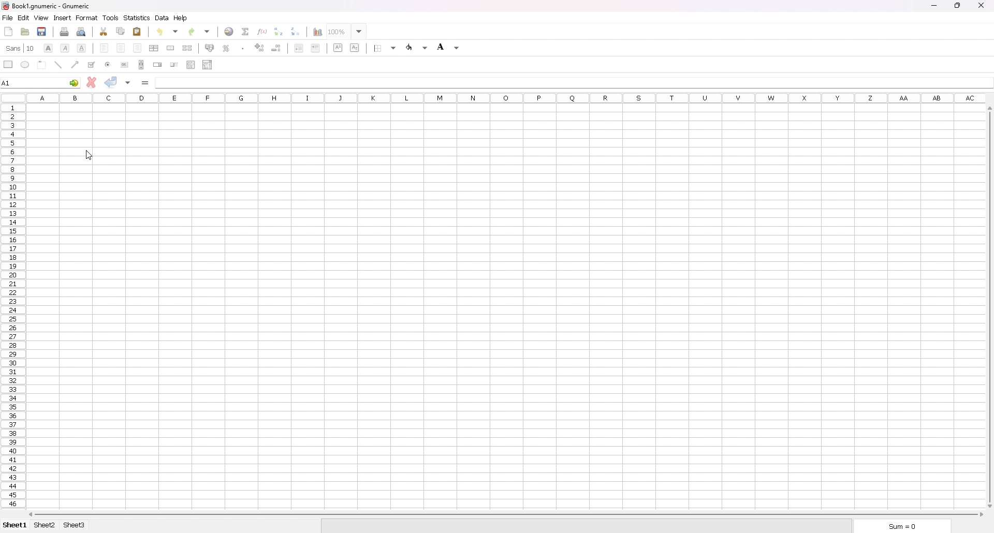  What do you see at coordinates (243, 47) in the screenshot?
I see `thousands separator` at bounding box center [243, 47].